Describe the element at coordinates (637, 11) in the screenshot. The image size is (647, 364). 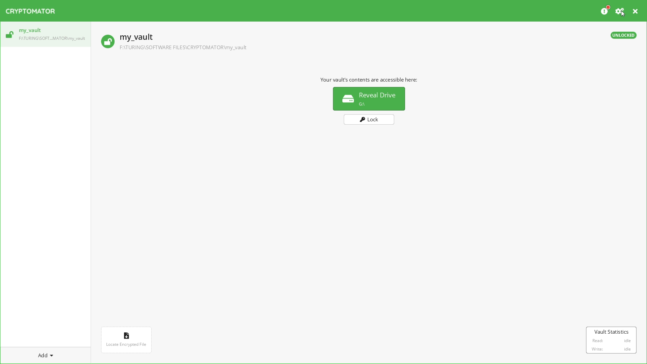
I see `Close` at that location.